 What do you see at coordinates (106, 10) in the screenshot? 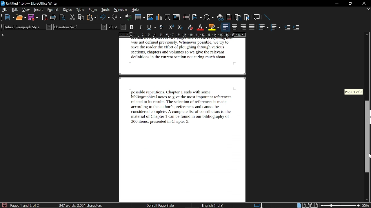
I see `tools` at bounding box center [106, 10].